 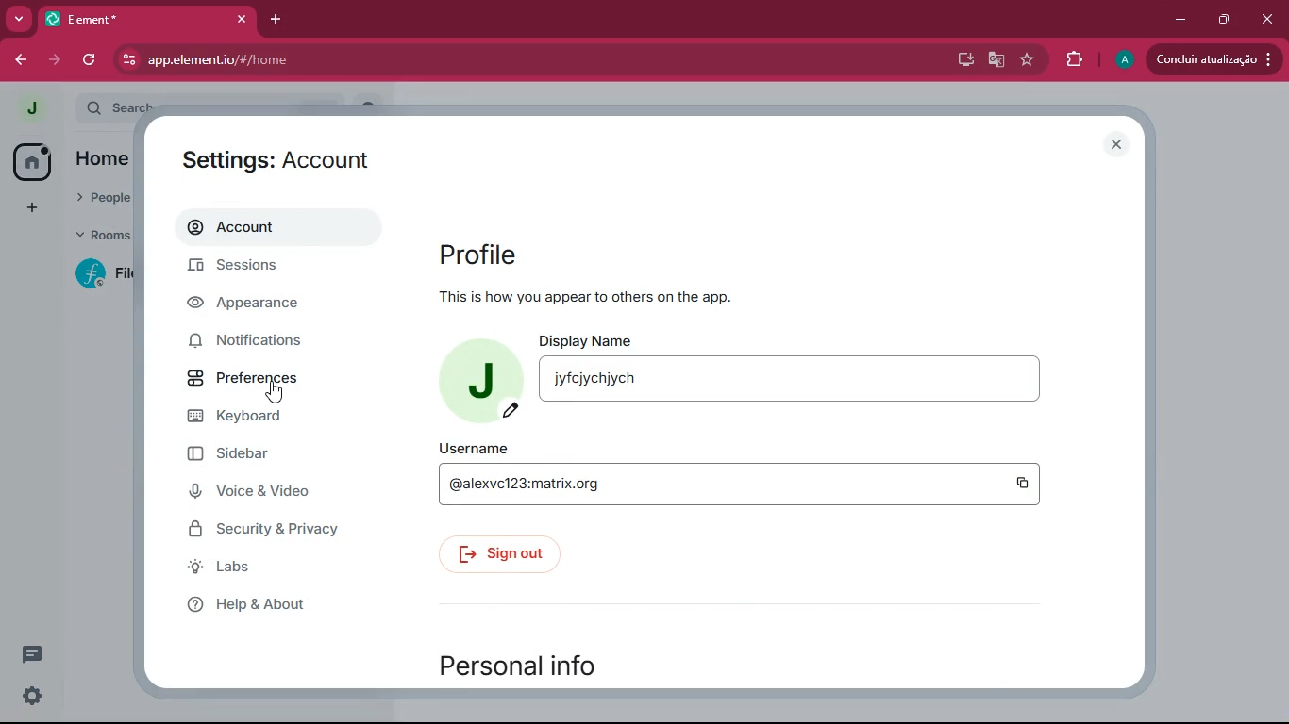 What do you see at coordinates (31, 108) in the screenshot?
I see `profile picture` at bounding box center [31, 108].